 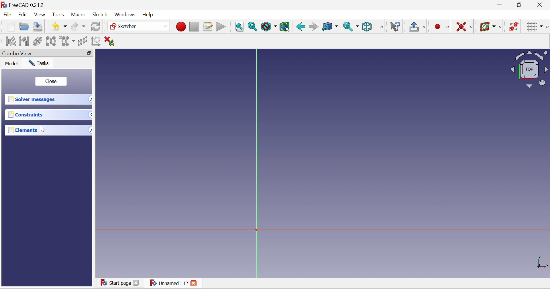 What do you see at coordinates (10, 26) in the screenshot?
I see `New` at bounding box center [10, 26].